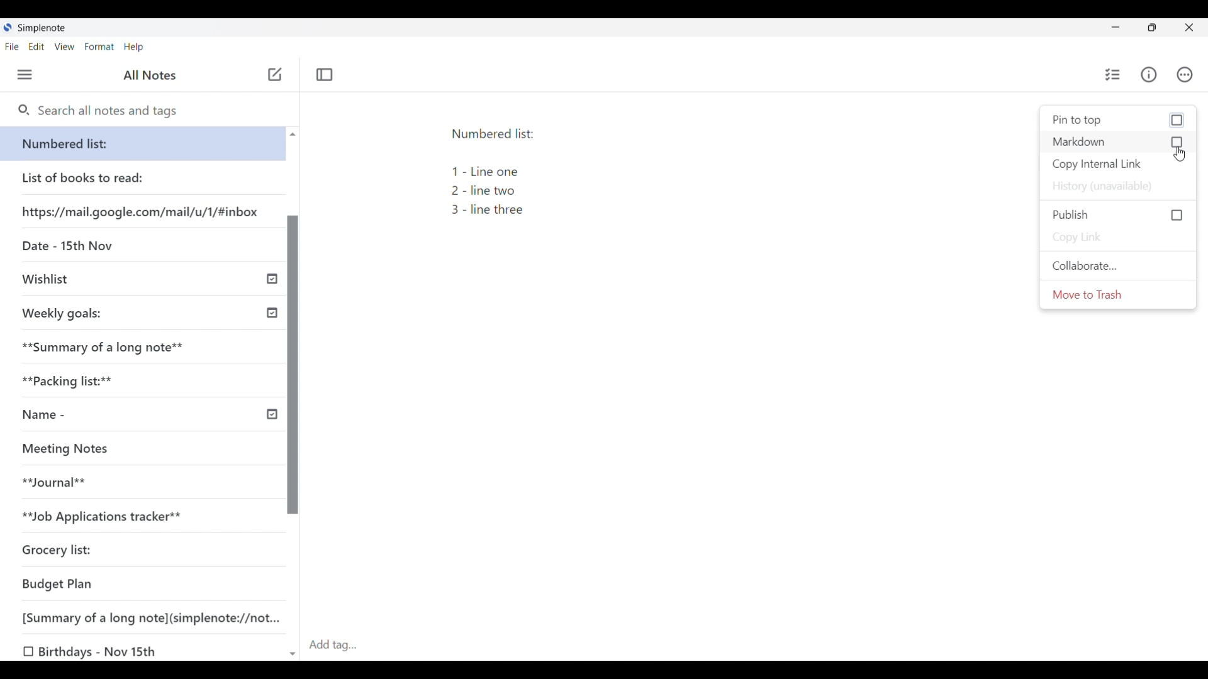 The height and width of the screenshot is (679, 1208). What do you see at coordinates (53, 282) in the screenshot?
I see `Wishlist` at bounding box center [53, 282].